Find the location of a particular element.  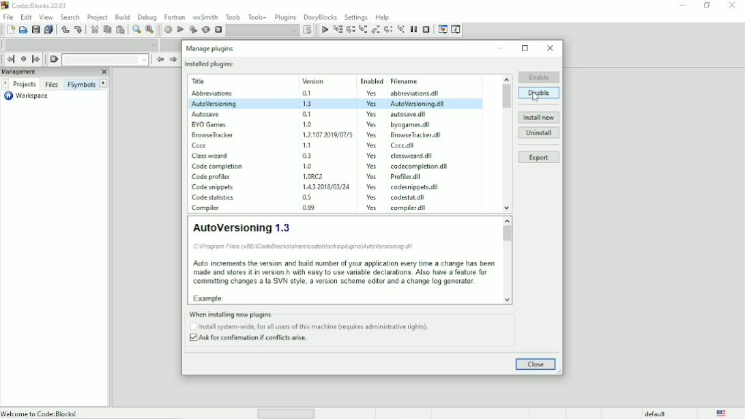

Clear is located at coordinates (53, 59).